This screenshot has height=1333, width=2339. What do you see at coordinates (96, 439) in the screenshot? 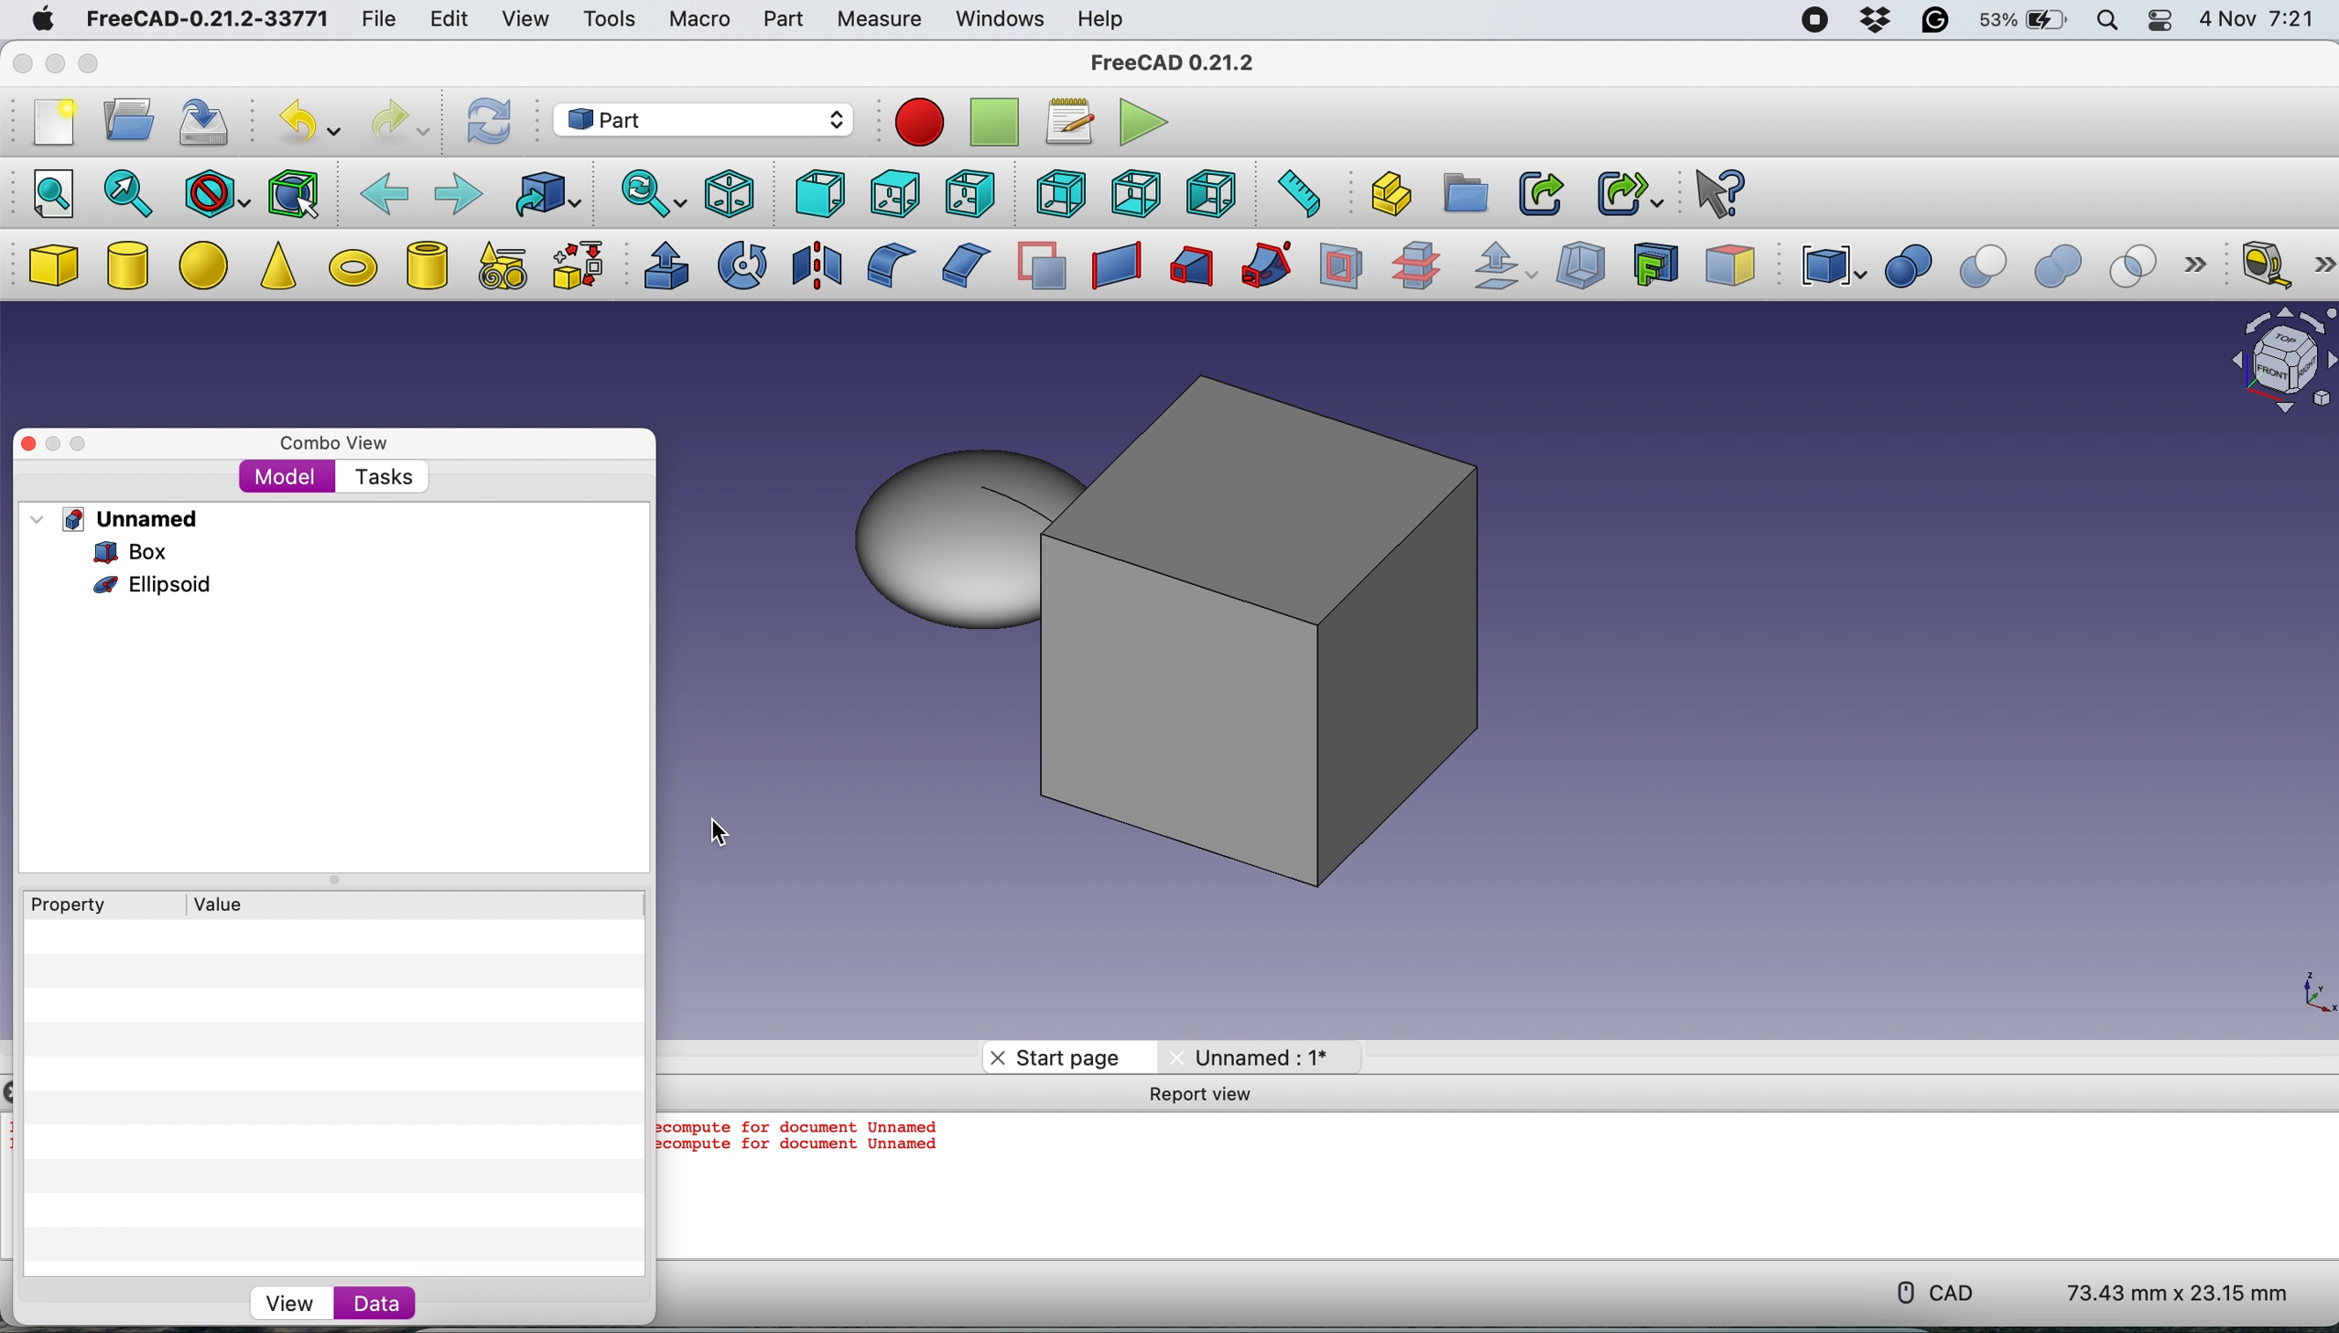
I see `maximise` at bounding box center [96, 439].